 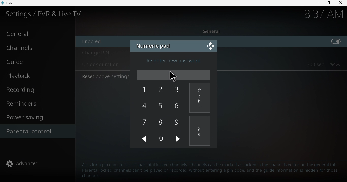 What do you see at coordinates (341, 3) in the screenshot?
I see `close` at bounding box center [341, 3].